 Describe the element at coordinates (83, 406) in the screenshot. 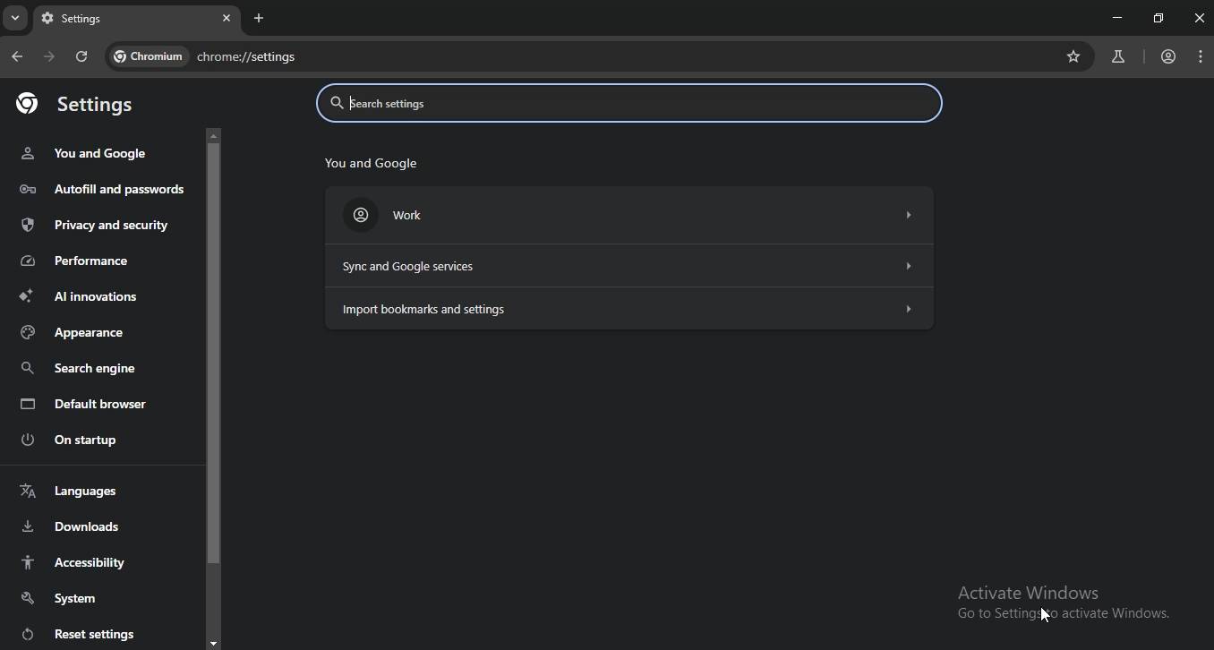

I see `Default browser` at that location.